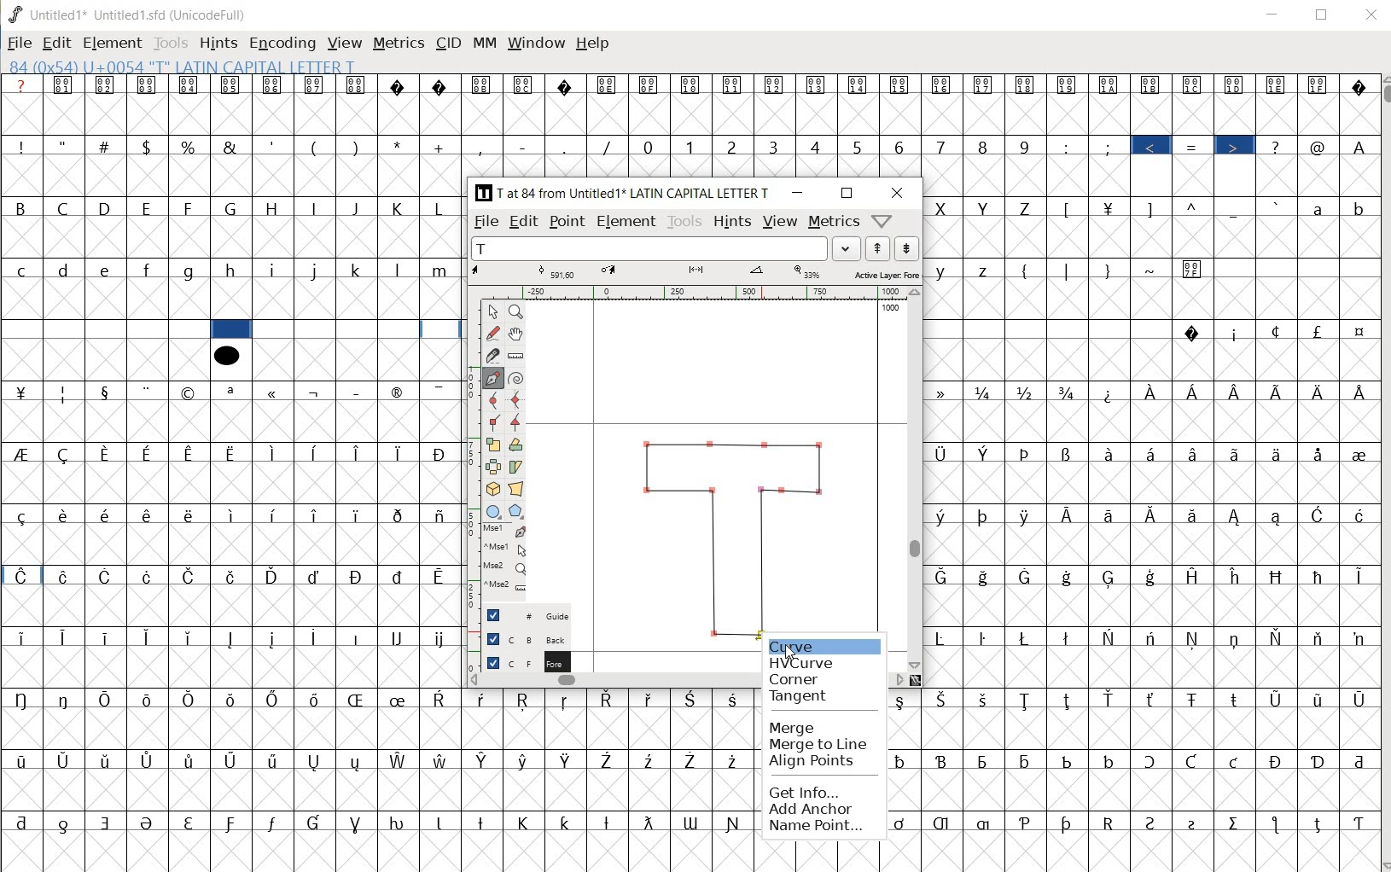 The height and width of the screenshot is (872, 1391). Describe the element at coordinates (1320, 207) in the screenshot. I see `a` at that location.